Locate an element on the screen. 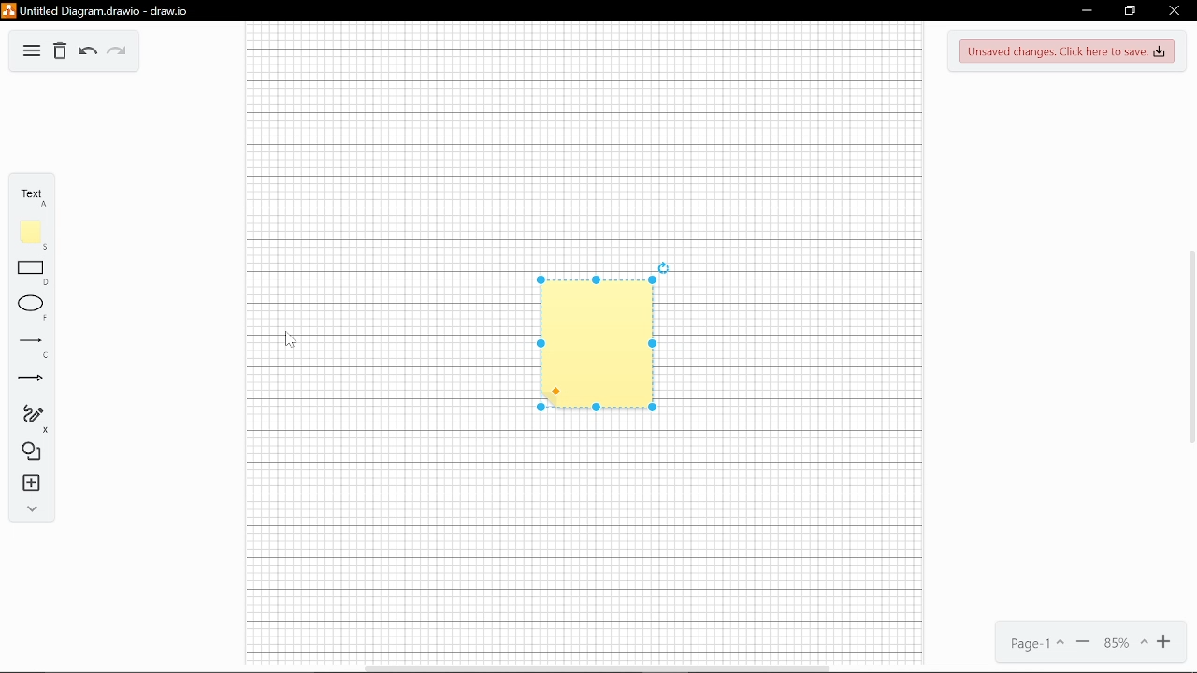  Minimize is located at coordinates (1085, 12).